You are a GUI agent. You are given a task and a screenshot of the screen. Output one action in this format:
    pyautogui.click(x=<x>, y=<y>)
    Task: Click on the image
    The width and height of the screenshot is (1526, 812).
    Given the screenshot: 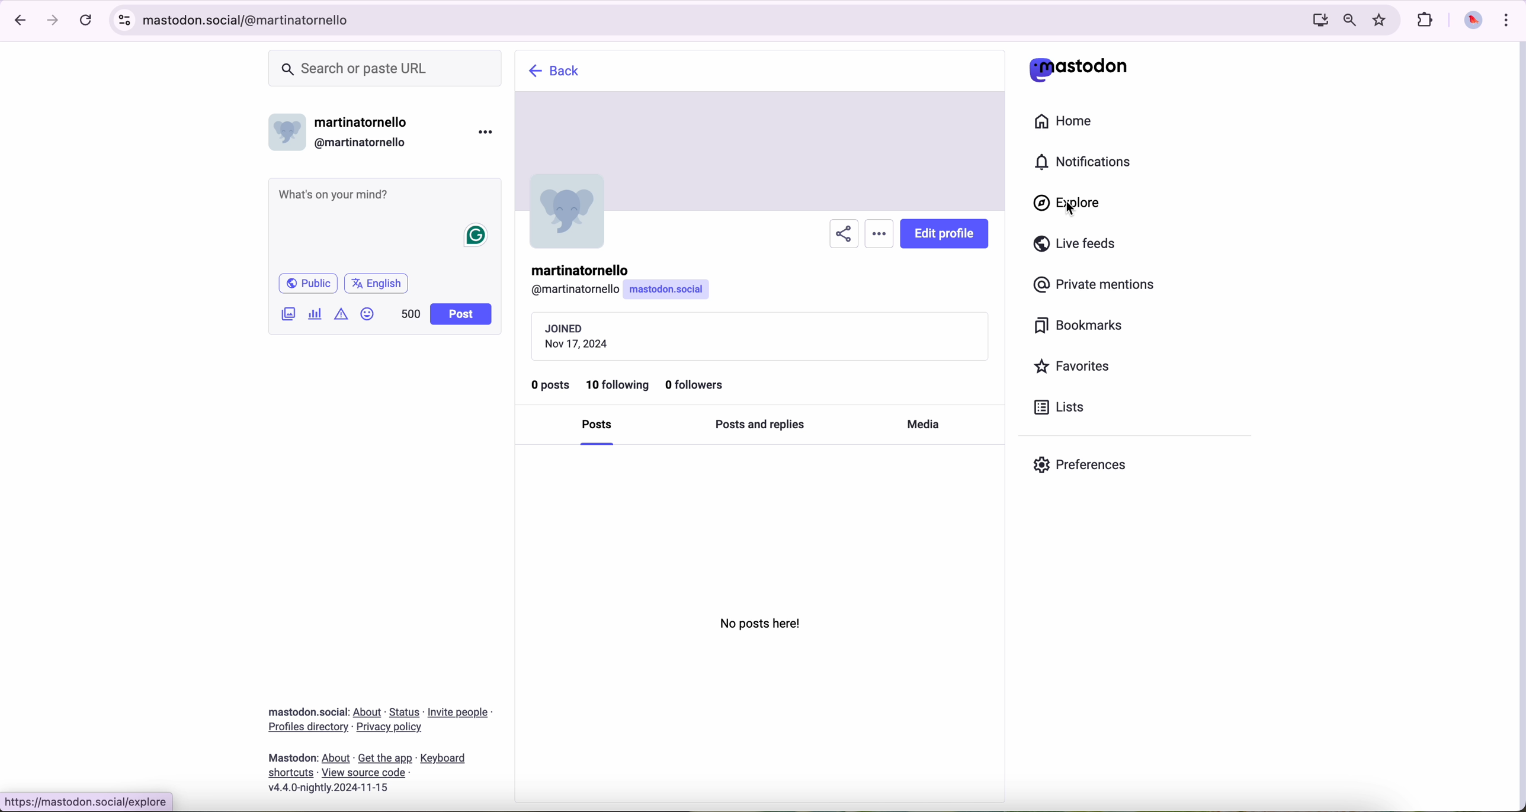 What is the action you would take?
    pyautogui.click(x=288, y=316)
    